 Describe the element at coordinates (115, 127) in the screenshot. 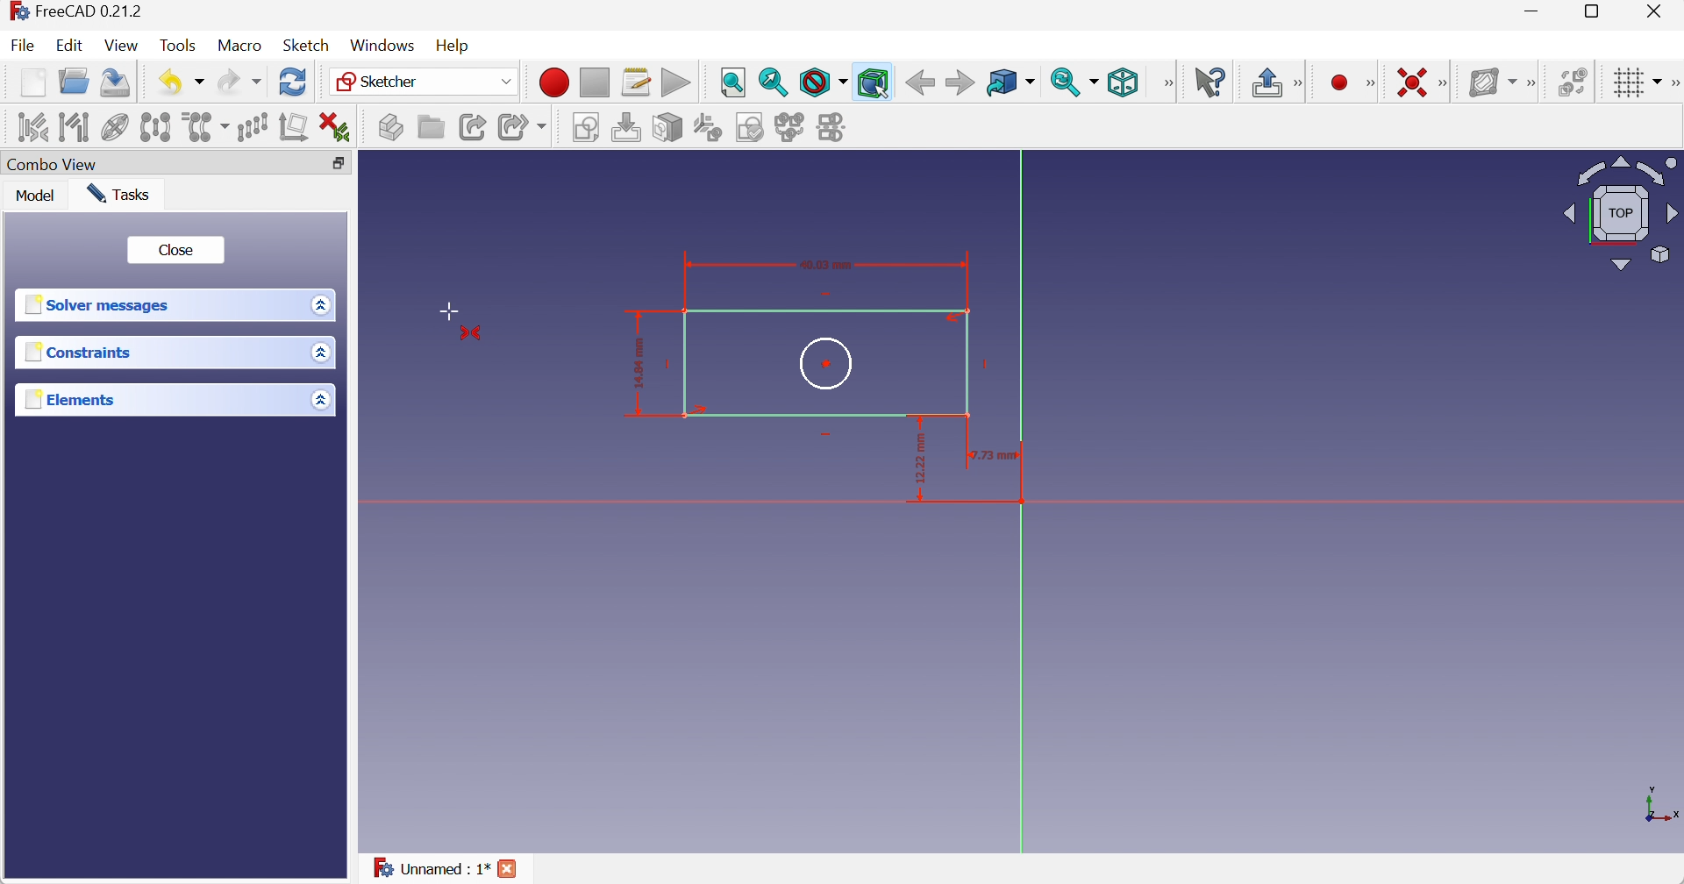

I see `Show/hide internal geometry` at that location.